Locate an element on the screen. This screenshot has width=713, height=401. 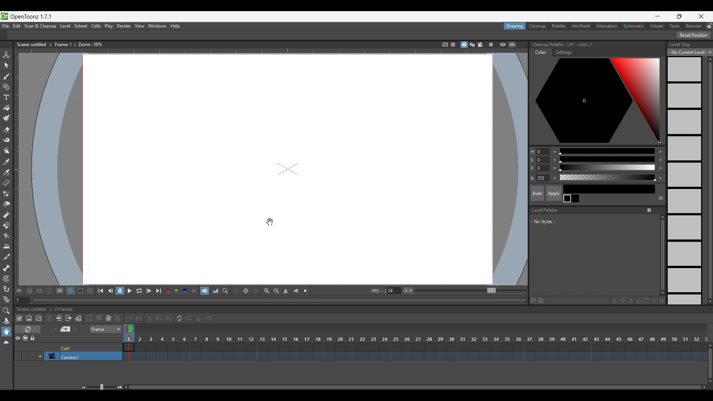
Plastic tool is located at coordinates (6, 299).